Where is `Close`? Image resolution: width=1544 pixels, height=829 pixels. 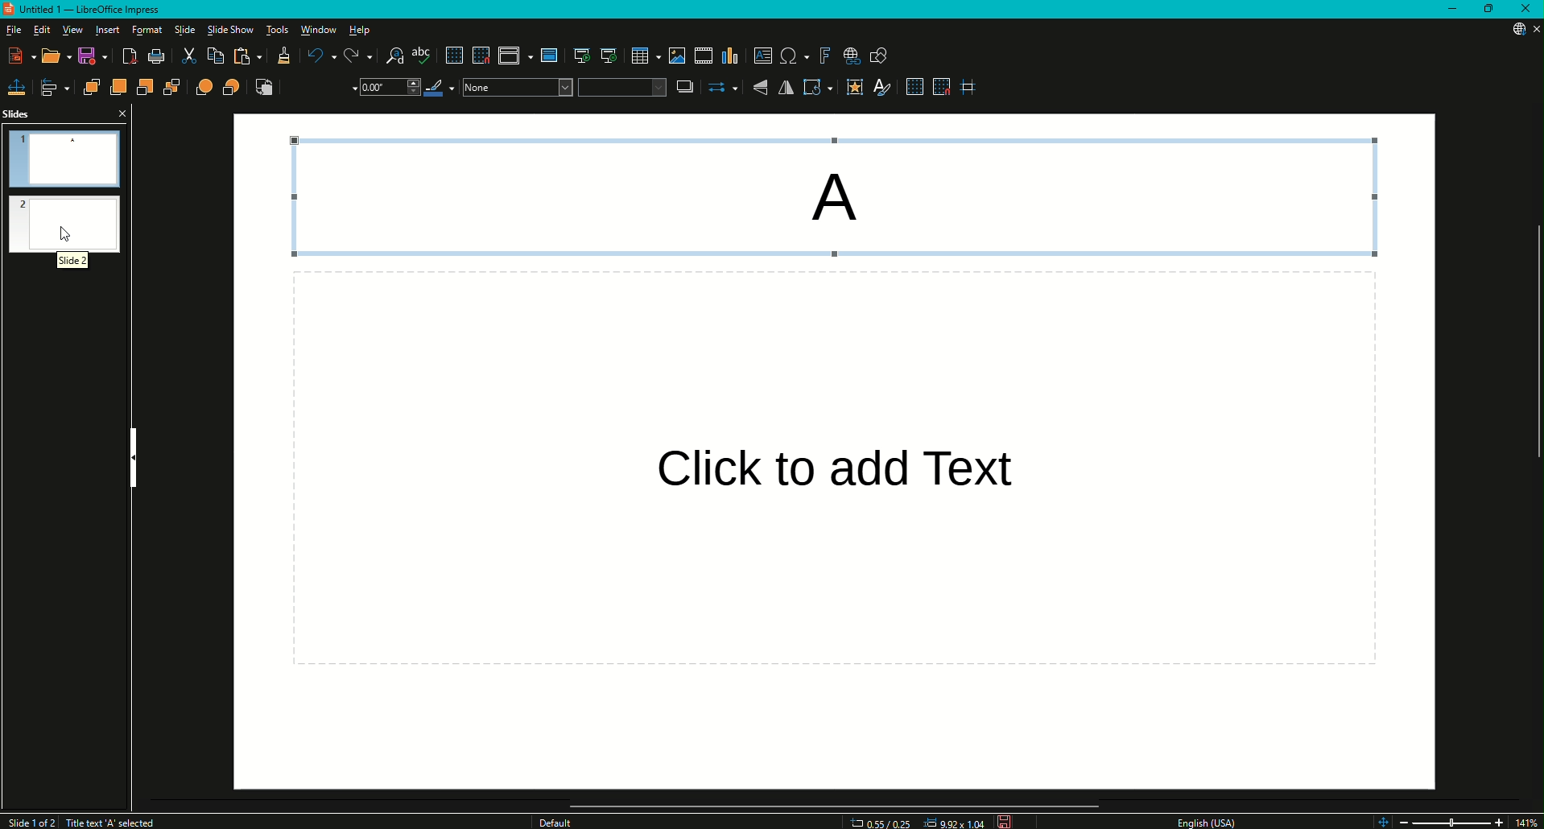
Close is located at coordinates (122, 113).